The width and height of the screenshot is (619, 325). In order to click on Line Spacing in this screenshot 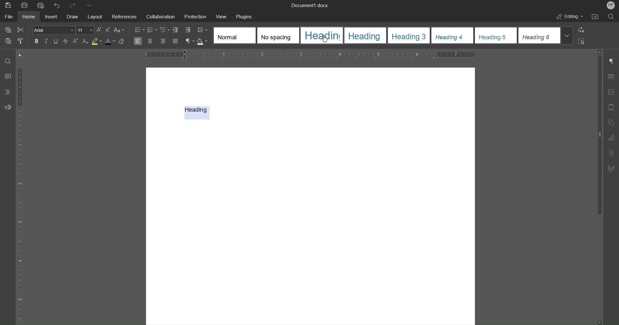, I will do `click(202, 30)`.